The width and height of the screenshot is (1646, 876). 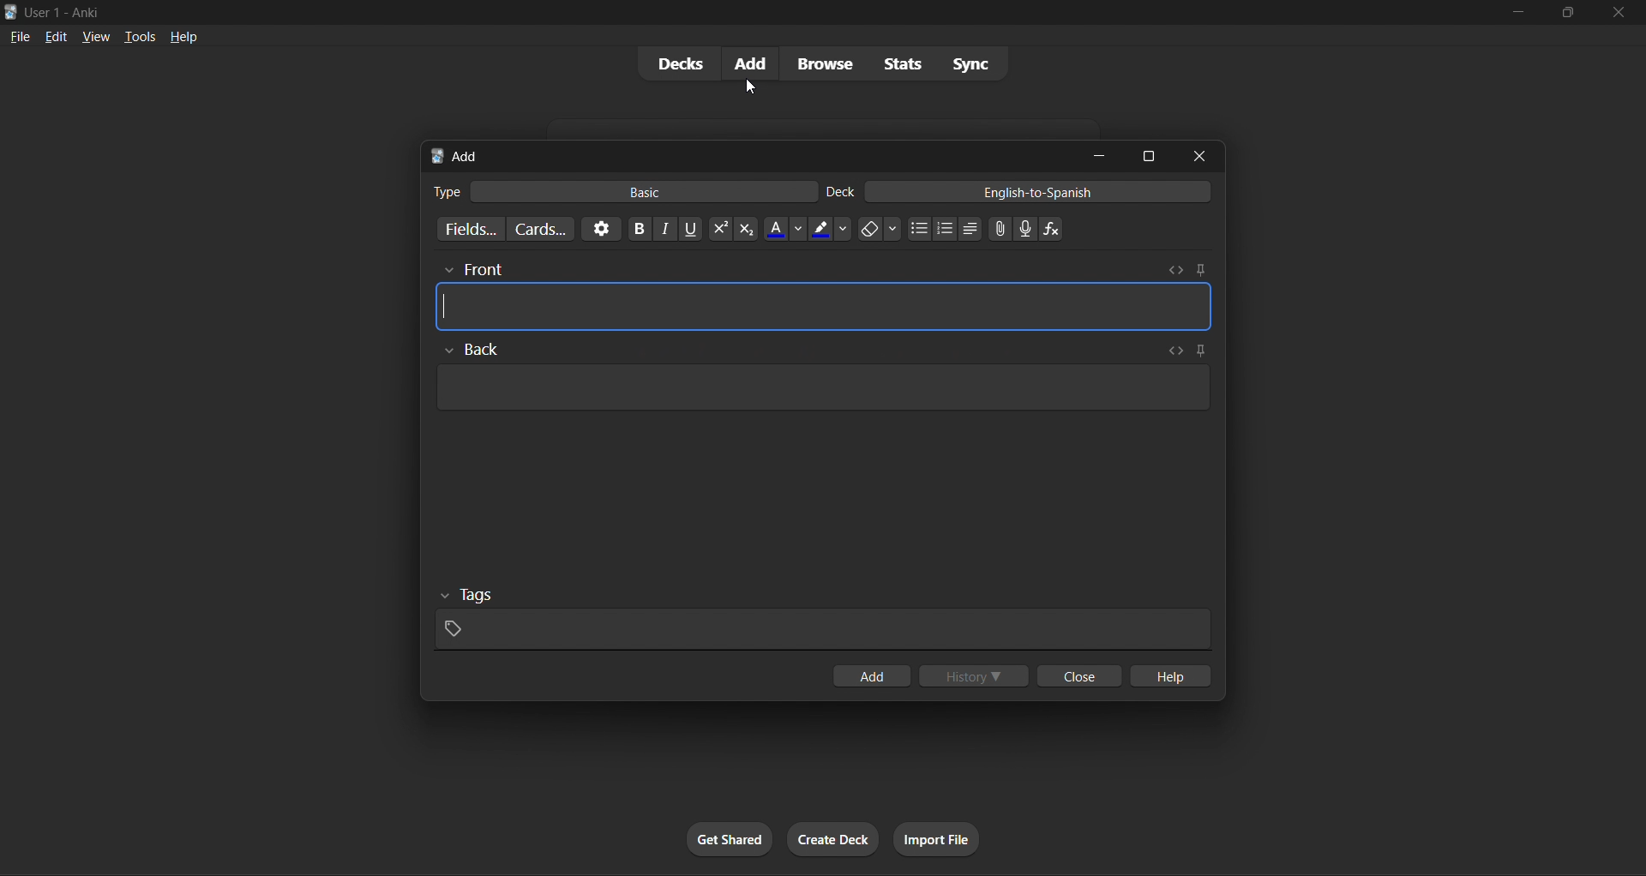 I want to click on decks, so click(x=678, y=63).